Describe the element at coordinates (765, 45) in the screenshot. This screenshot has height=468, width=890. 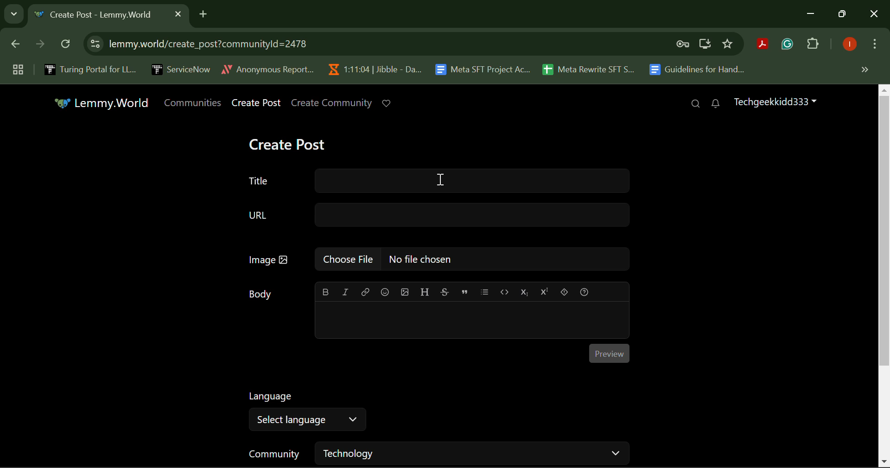
I see `Browser Extension` at that location.